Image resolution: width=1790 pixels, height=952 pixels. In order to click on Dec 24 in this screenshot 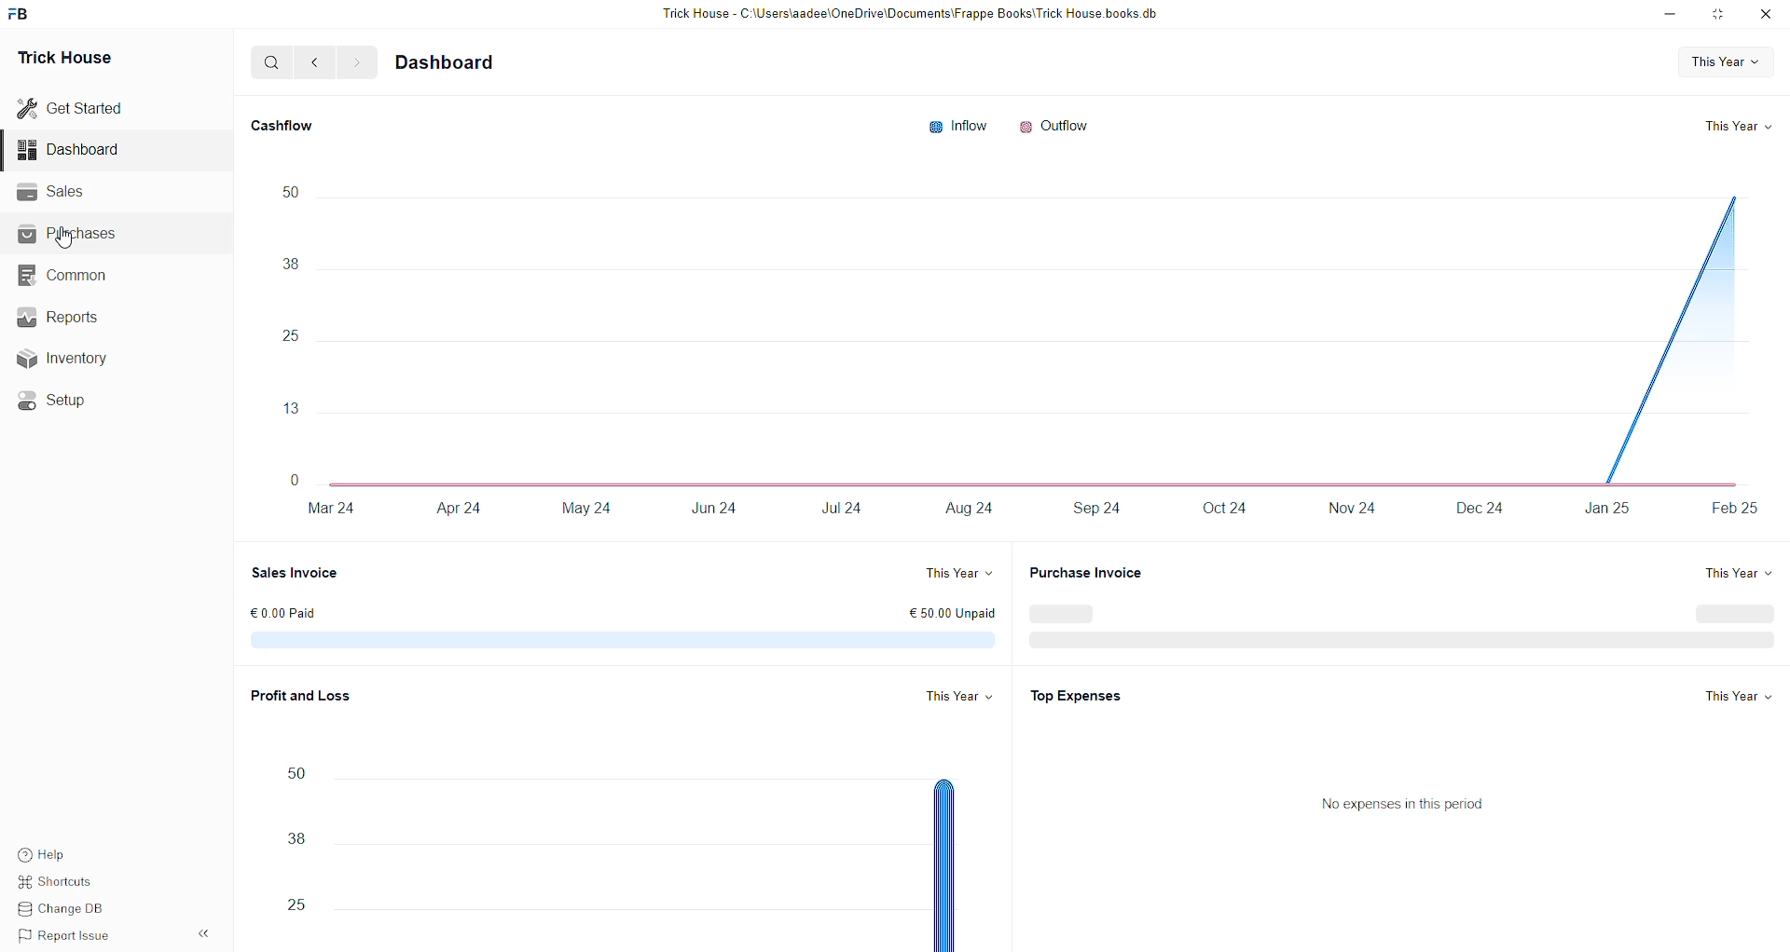, I will do `click(1478, 510)`.